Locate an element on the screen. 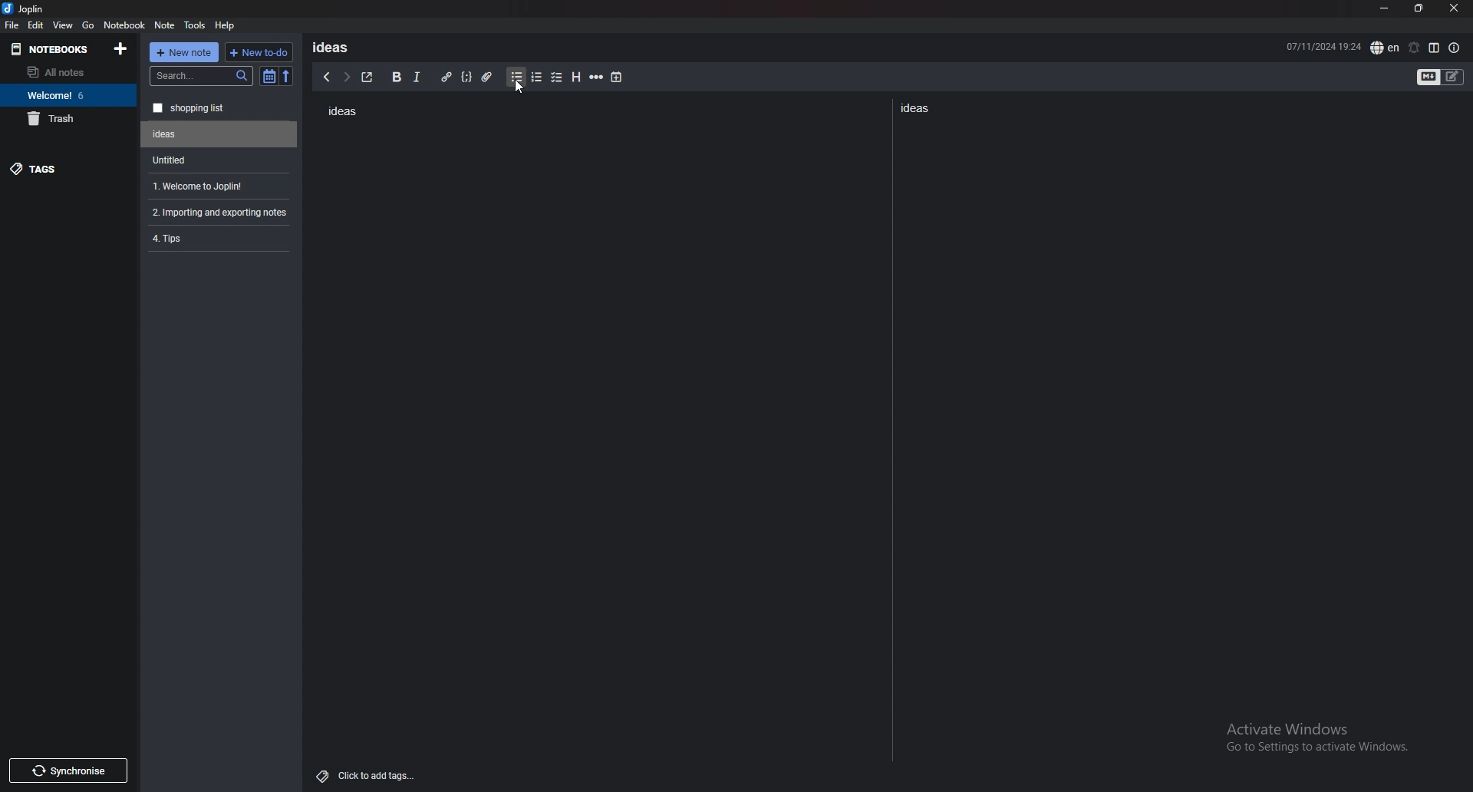 Image resolution: width=1473 pixels, height=792 pixels. minimize is located at coordinates (1384, 8).